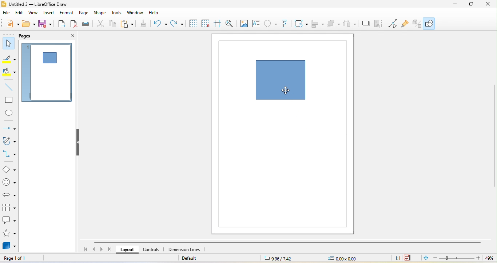 The image size is (497, 263). I want to click on 9.96/7.42, so click(285, 258).